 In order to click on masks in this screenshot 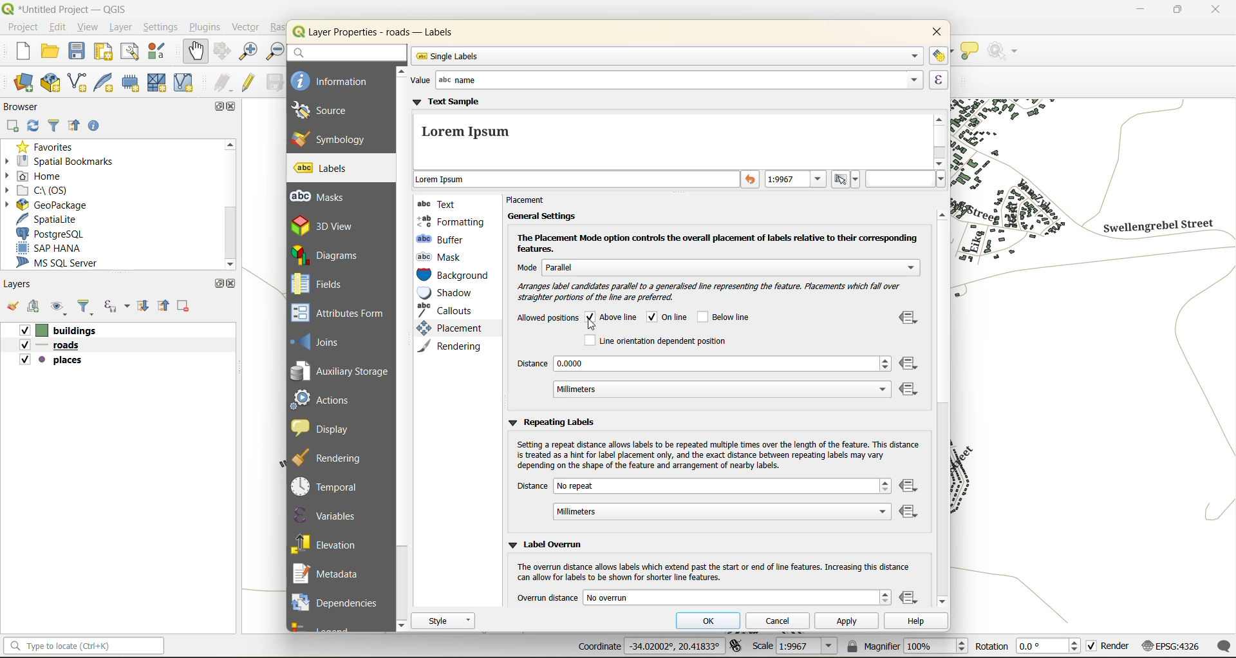, I will do `click(324, 197)`.